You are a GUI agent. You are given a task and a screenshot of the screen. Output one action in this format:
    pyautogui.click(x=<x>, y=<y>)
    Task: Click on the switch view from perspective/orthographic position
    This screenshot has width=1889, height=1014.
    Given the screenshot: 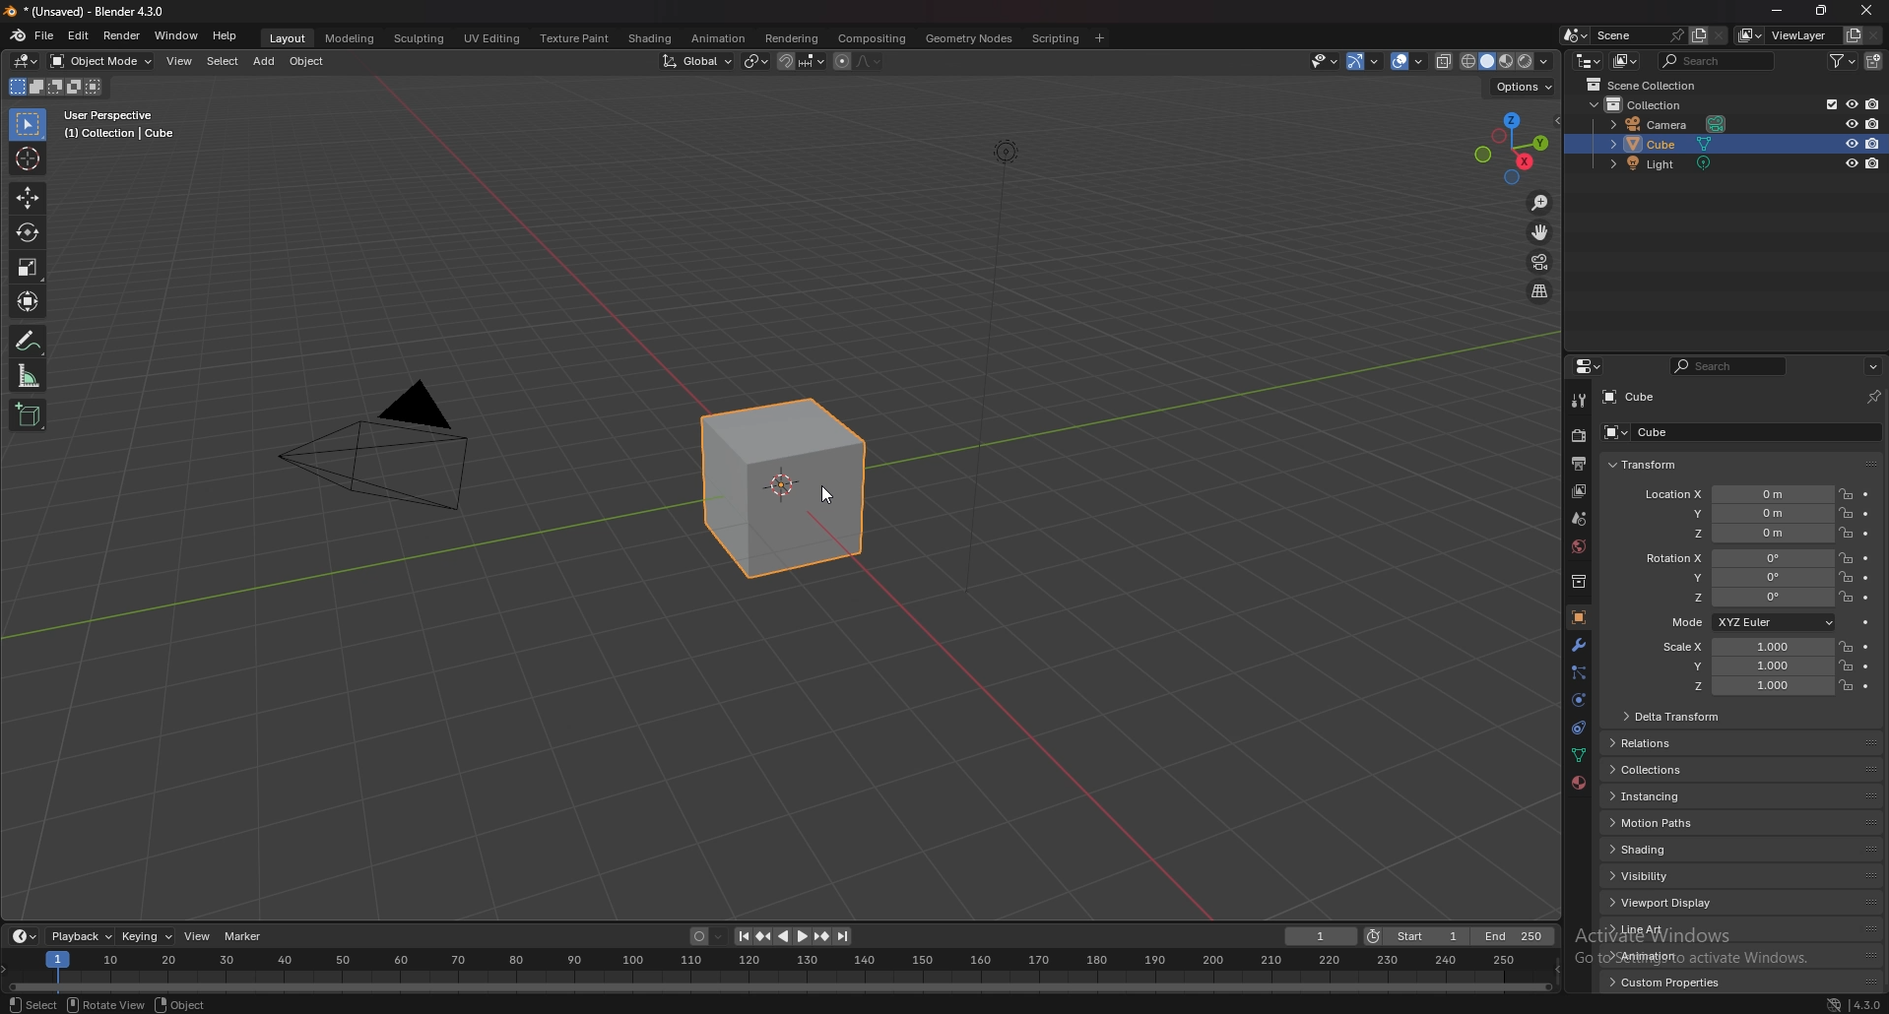 What is the action you would take?
    pyautogui.click(x=1541, y=292)
    